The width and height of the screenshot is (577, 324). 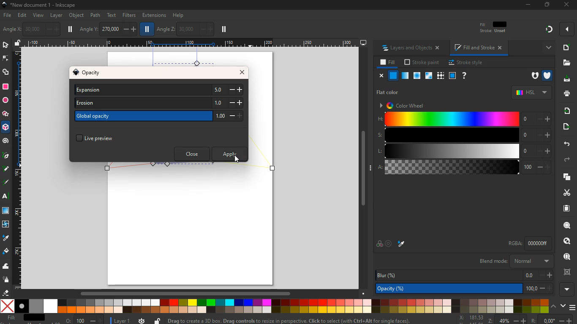 I want to click on help, so click(x=465, y=76).